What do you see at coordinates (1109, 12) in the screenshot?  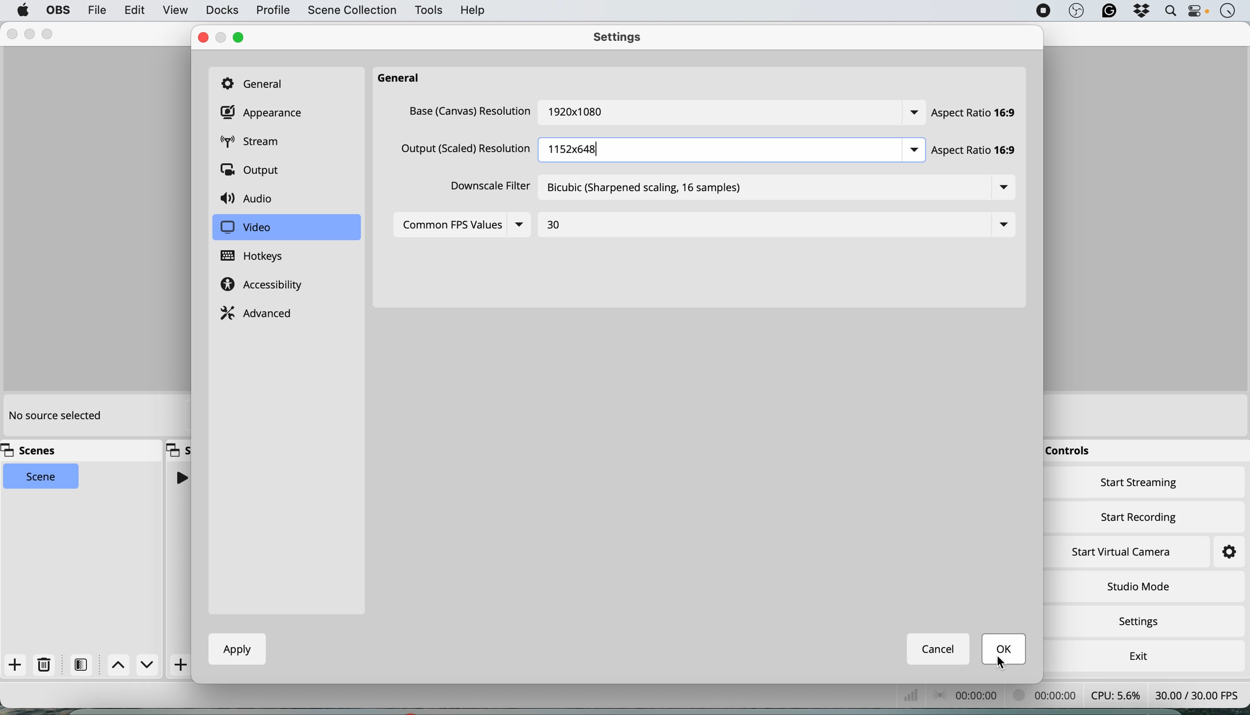 I see `grammarly` at bounding box center [1109, 12].